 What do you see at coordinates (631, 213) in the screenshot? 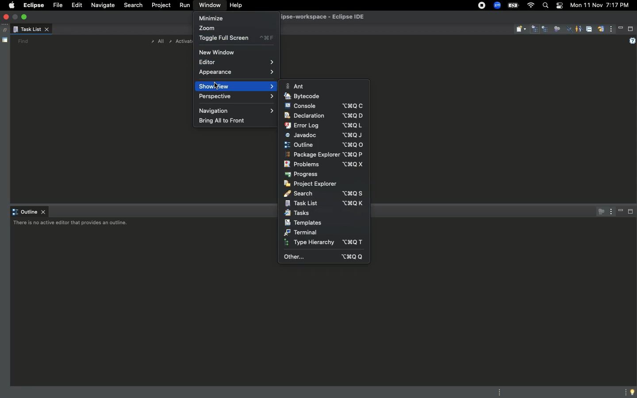
I see `Maximize` at bounding box center [631, 213].